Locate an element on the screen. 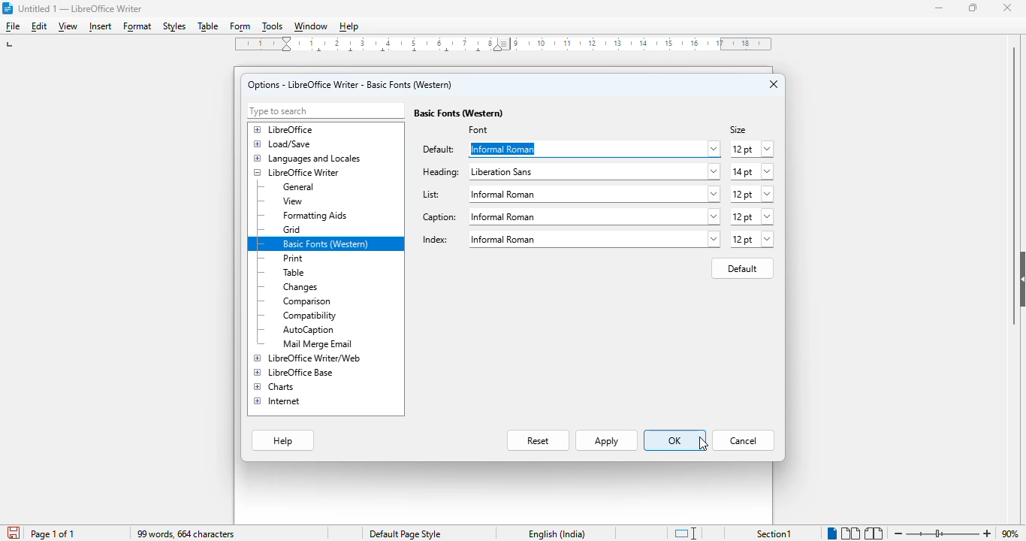 The height and width of the screenshot is (541, 1026). center tab is located at coordinates (318, 53).